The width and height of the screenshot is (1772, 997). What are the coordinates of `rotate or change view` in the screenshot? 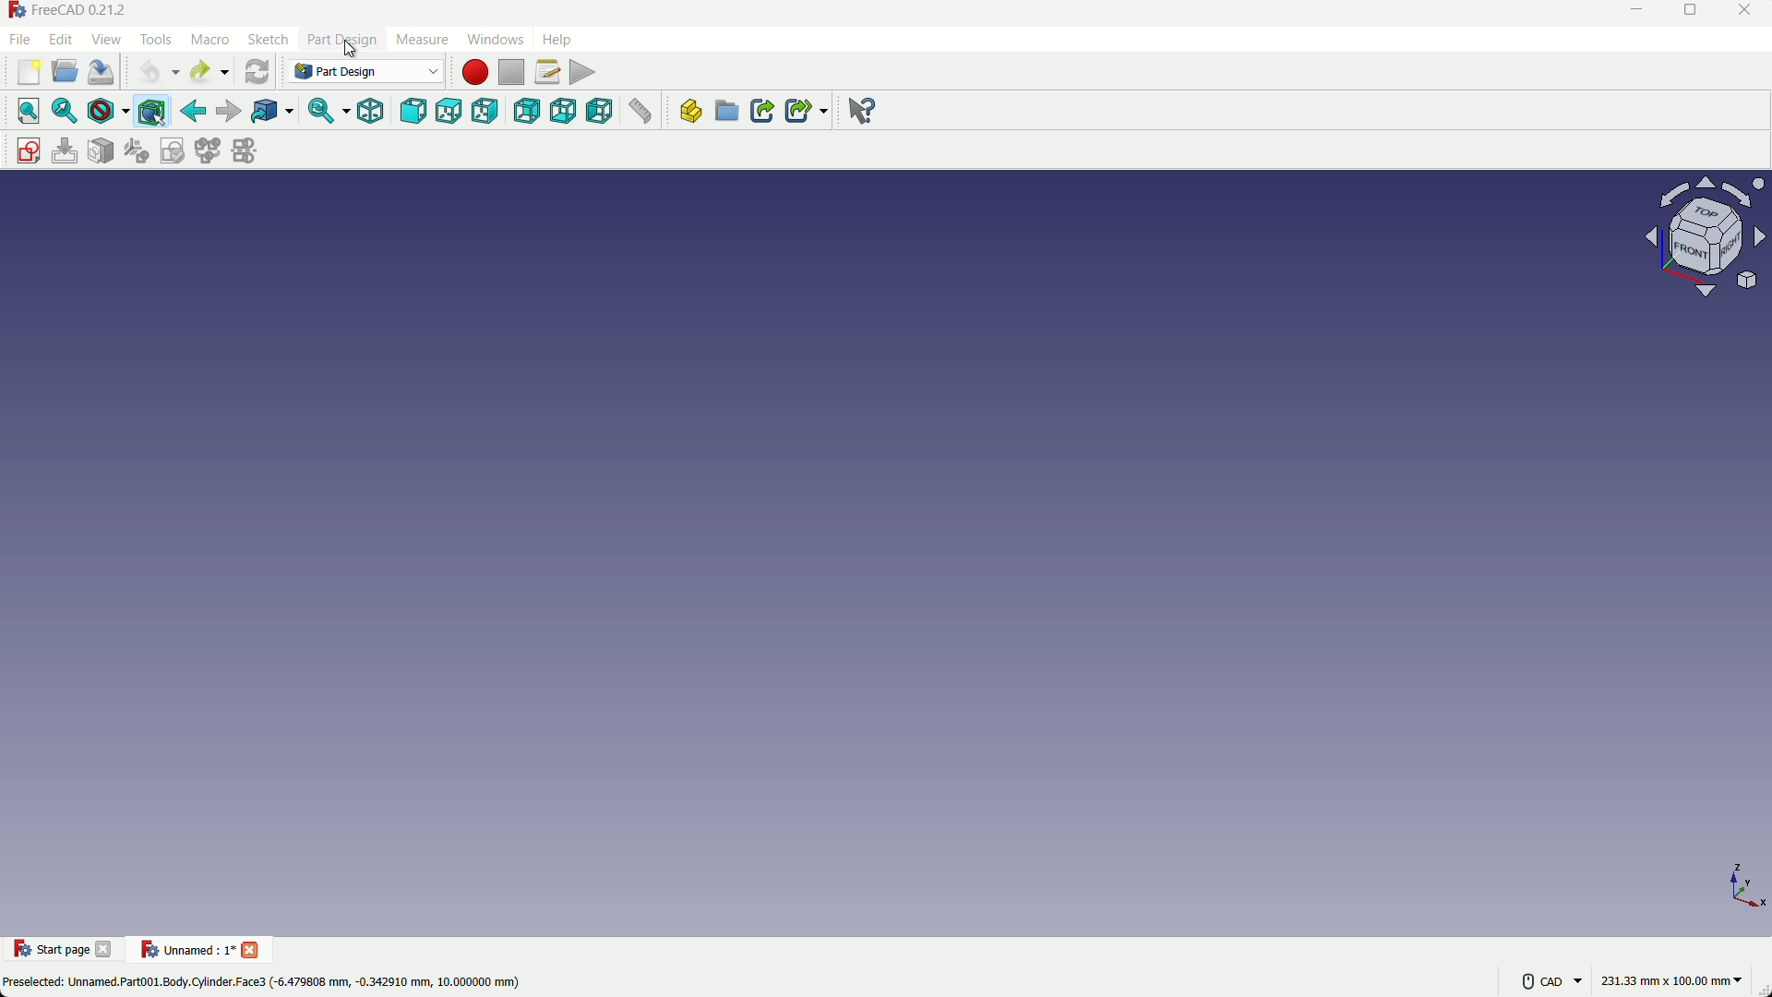 It's located at (1704, 236).